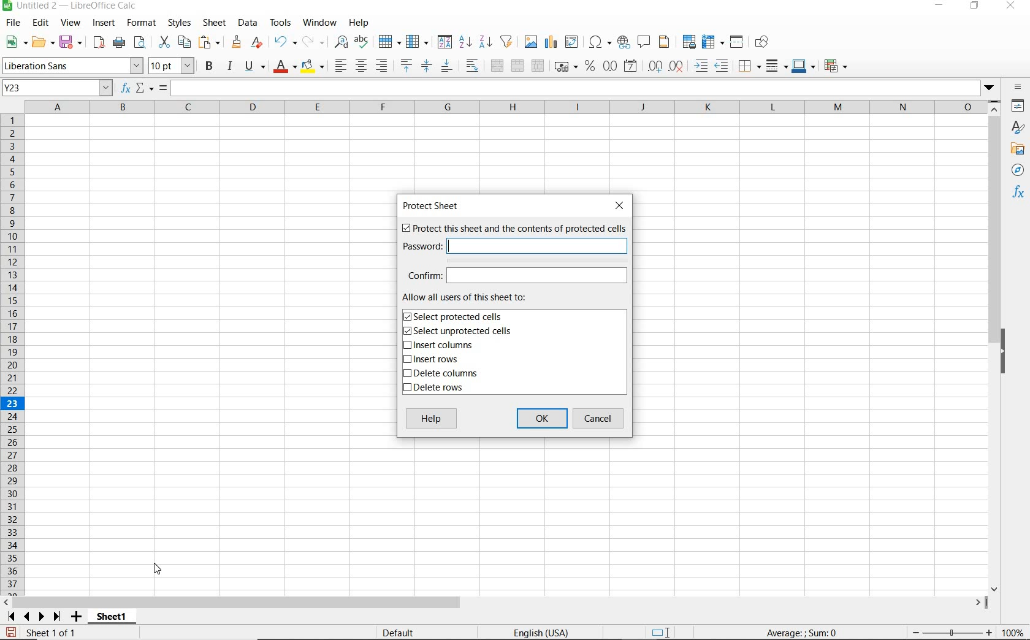 The width and height of the screenshot is (1030, 640). I want to click on INSERT, so click(104, 23).